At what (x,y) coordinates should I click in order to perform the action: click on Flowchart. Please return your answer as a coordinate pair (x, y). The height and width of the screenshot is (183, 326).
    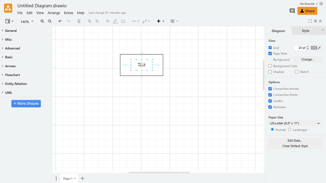
    Looking at the image, I should click on (25, 75).